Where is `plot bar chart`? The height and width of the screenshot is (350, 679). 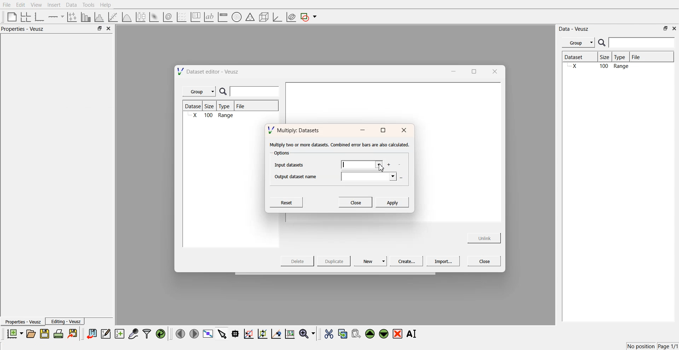
plot bar chart is located at coordinates (86, 17).